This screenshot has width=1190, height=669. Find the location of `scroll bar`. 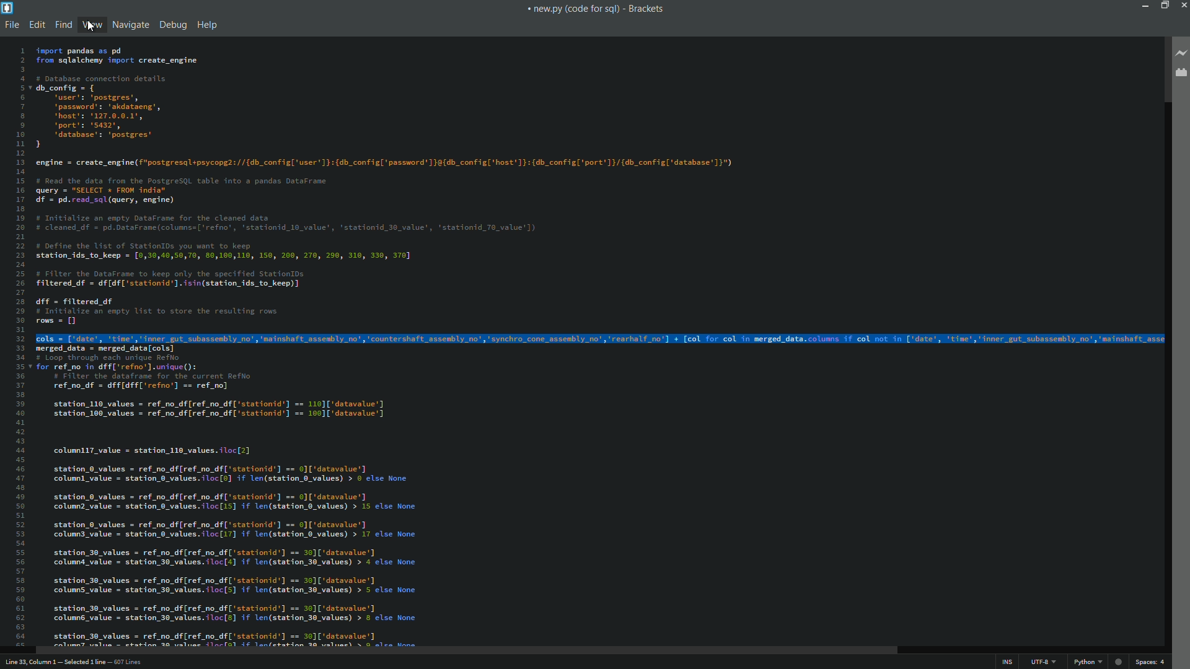

scroll bar is located at coordinates (468, 651).